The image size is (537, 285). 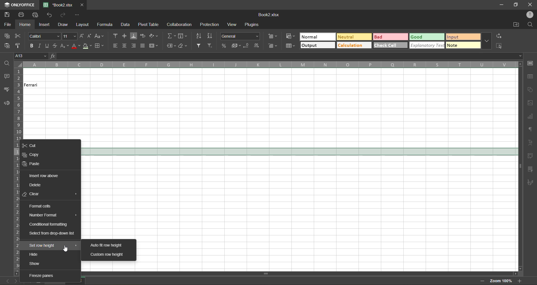 What do you see at coordinates (211, 36) in the screenshot?
I see `sort descending` at bounding box center [211, 36].